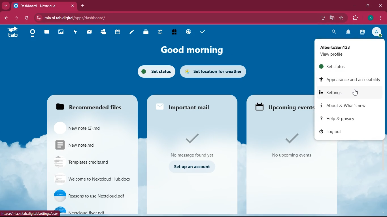  Describe the element at coordinates (347, 119) in the screenshot. I see `help & privacy` at that location.